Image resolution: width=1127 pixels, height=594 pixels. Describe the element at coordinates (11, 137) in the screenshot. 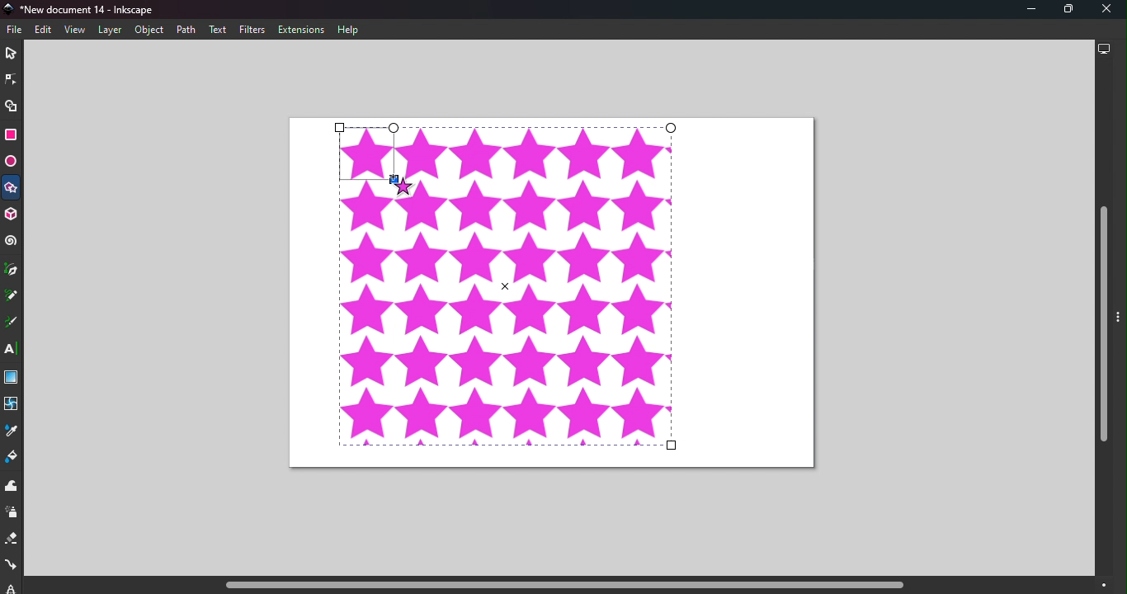

I see `Rectangle tool` at that location.